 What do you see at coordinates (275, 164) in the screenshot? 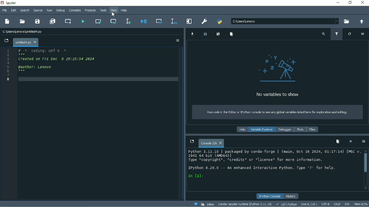
I see `Console` at bounding box center [275, 164].